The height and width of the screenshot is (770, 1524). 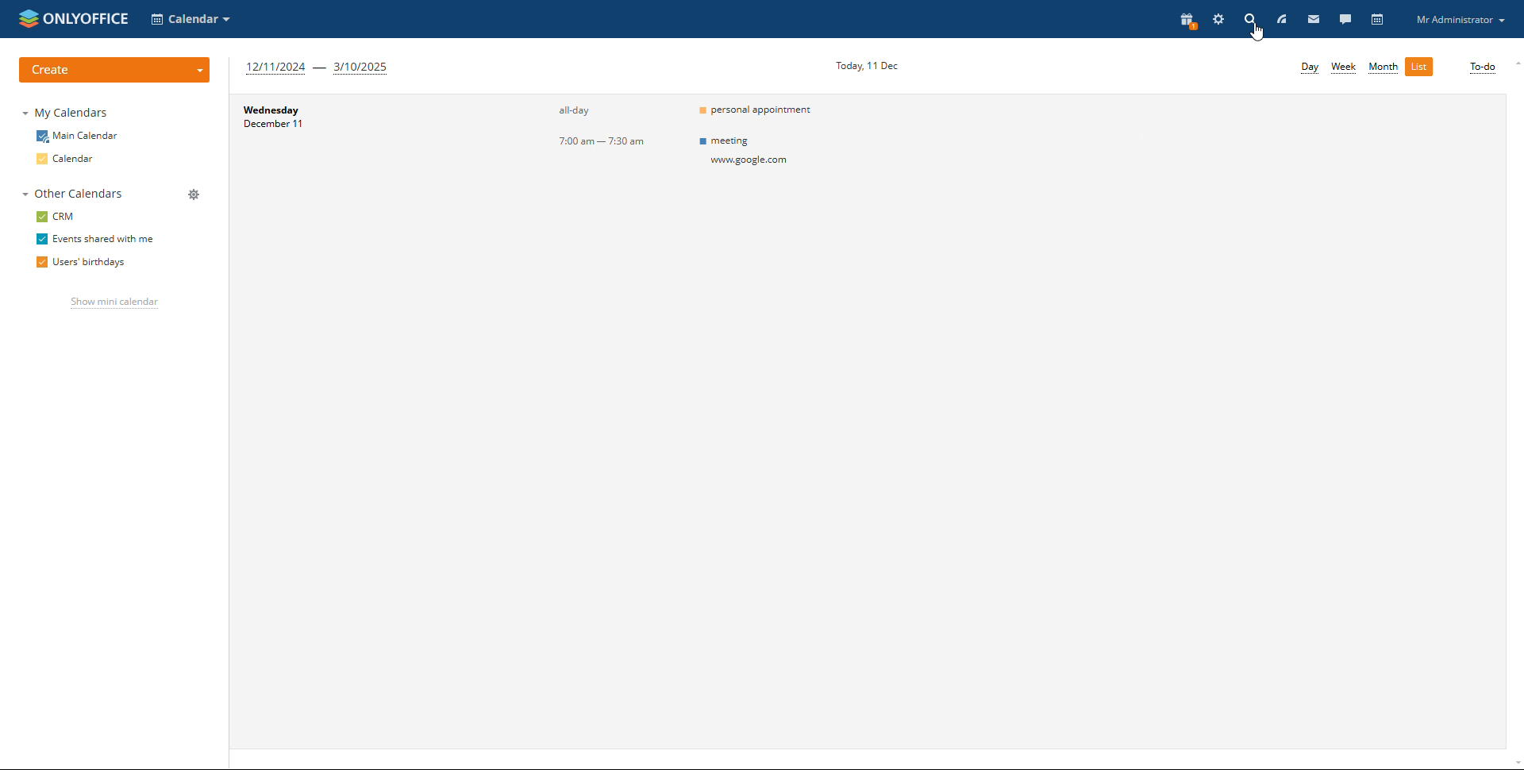 I want to click on crm, so click(x=54, y=216).